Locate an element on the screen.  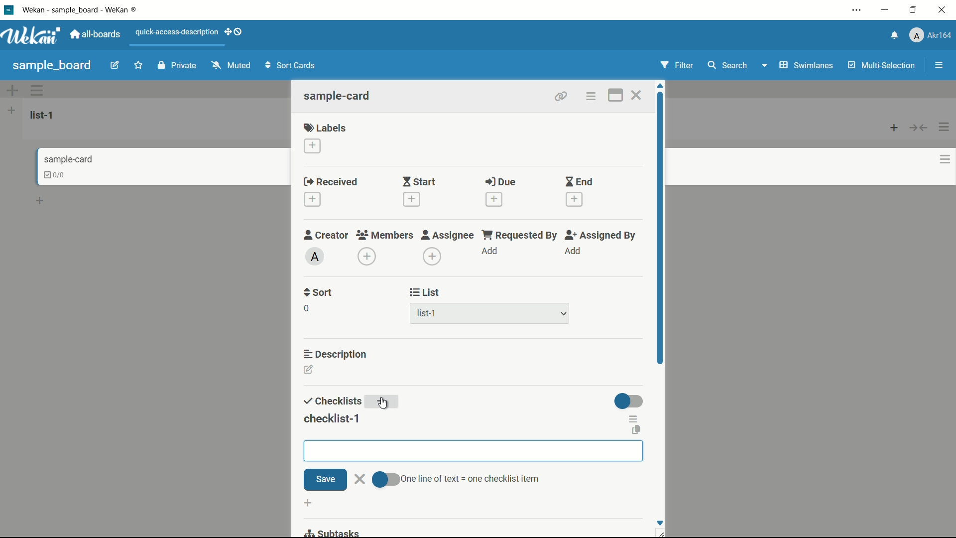
add date is located at coordinates (410, 199).